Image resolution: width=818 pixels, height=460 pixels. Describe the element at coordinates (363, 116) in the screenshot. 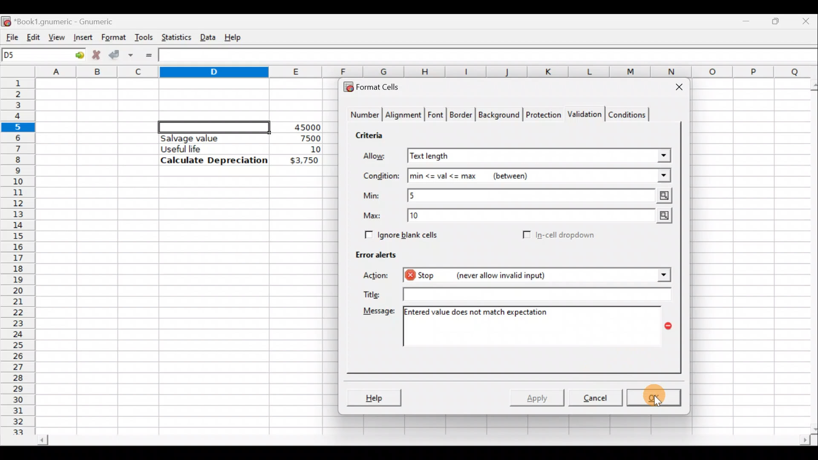

I see `Number` at that location.